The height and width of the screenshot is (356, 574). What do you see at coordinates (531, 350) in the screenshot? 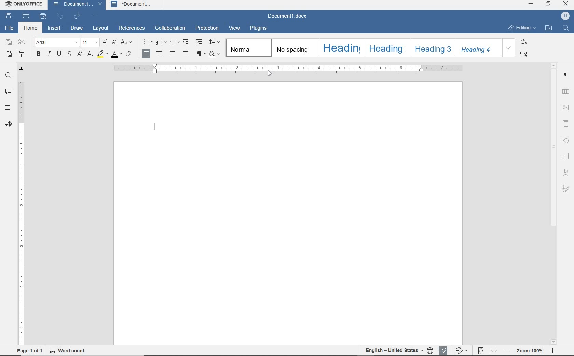
I see `Zoom 100%` at bounding box center [531, 350].